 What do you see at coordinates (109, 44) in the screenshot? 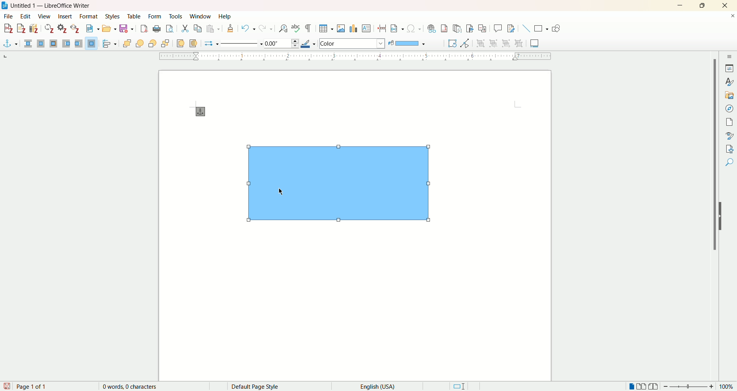
I see `align objects` at bounding box center [109, 44].